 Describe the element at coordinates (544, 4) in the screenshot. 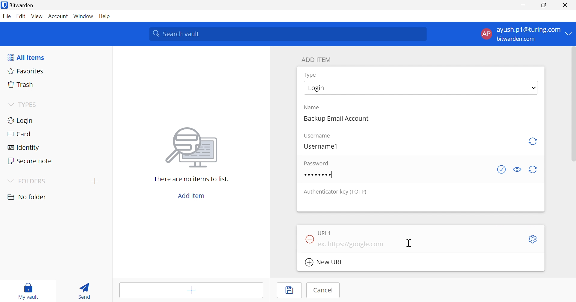

I see `Restore Down` at that location.